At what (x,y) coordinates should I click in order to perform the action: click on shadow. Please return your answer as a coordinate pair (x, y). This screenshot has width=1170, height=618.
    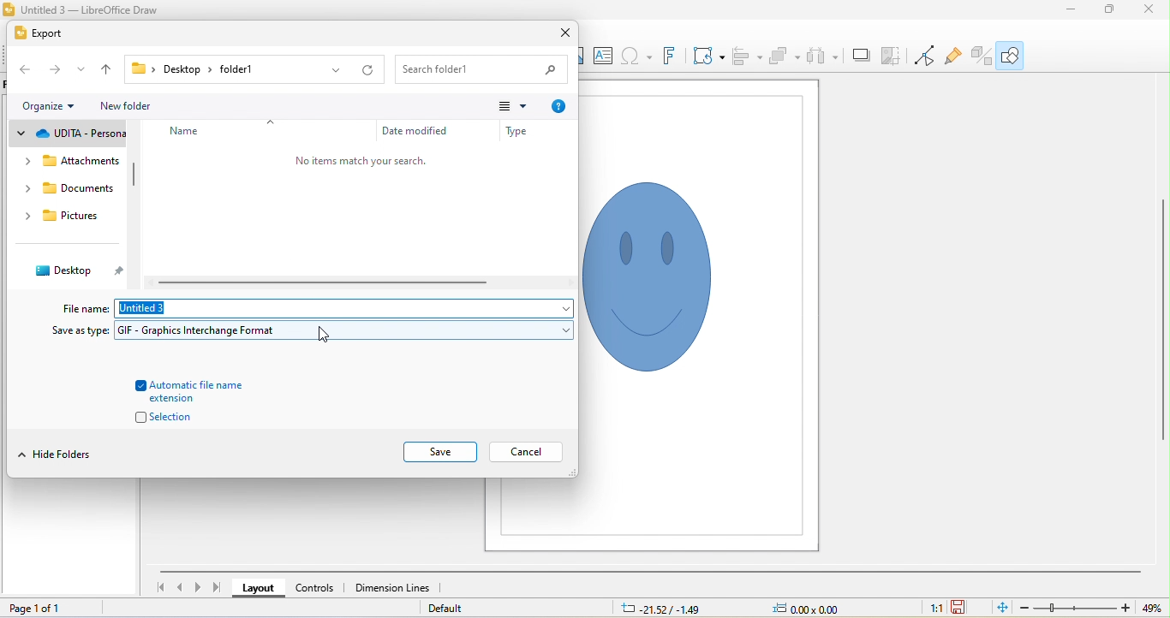
    Looking at the image, I should click on (859, 54).